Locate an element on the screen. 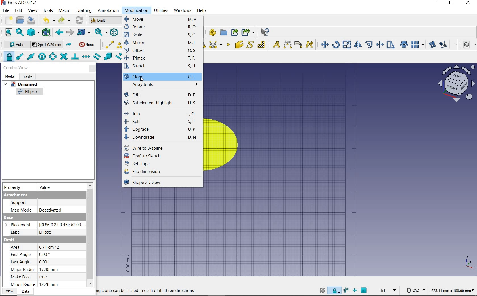 The width and height of the screenshot is (477, 296). subelement highlight is located at coordinates (162, 103).